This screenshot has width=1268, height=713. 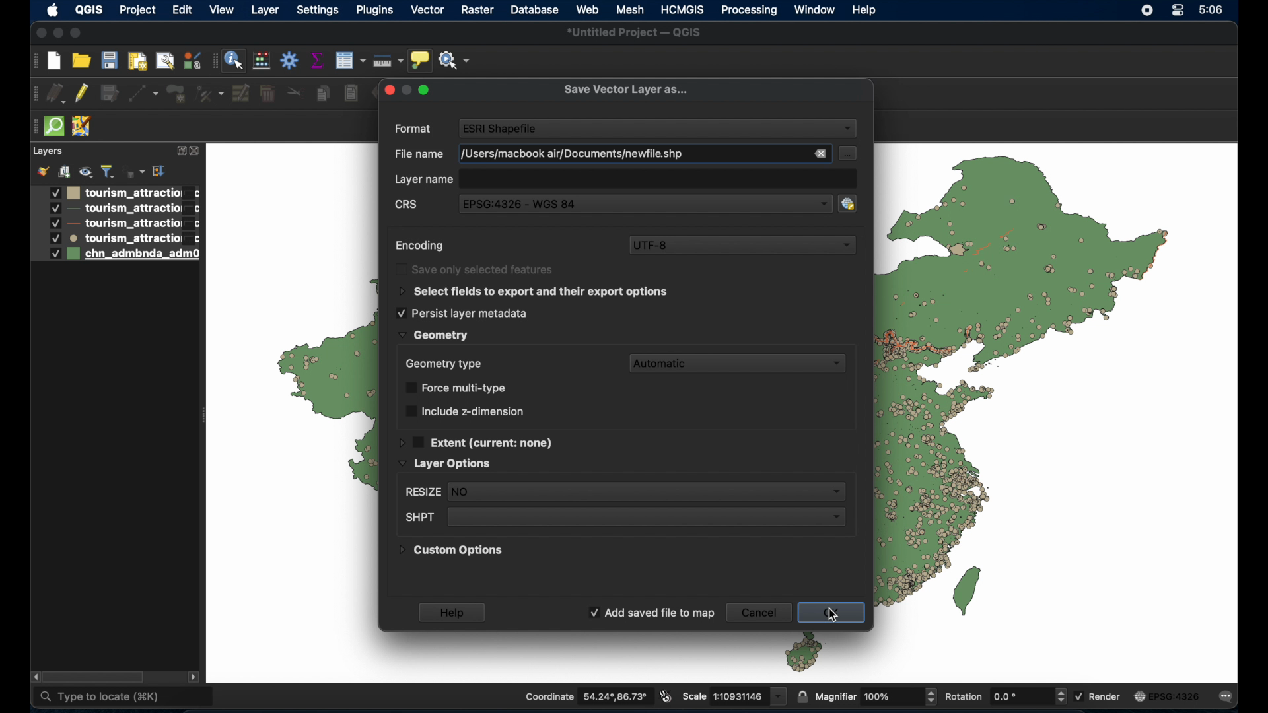 What do you see at coordinates (734, 696) in the screenshot?
I see `scale` at bounding box center [734, 696].